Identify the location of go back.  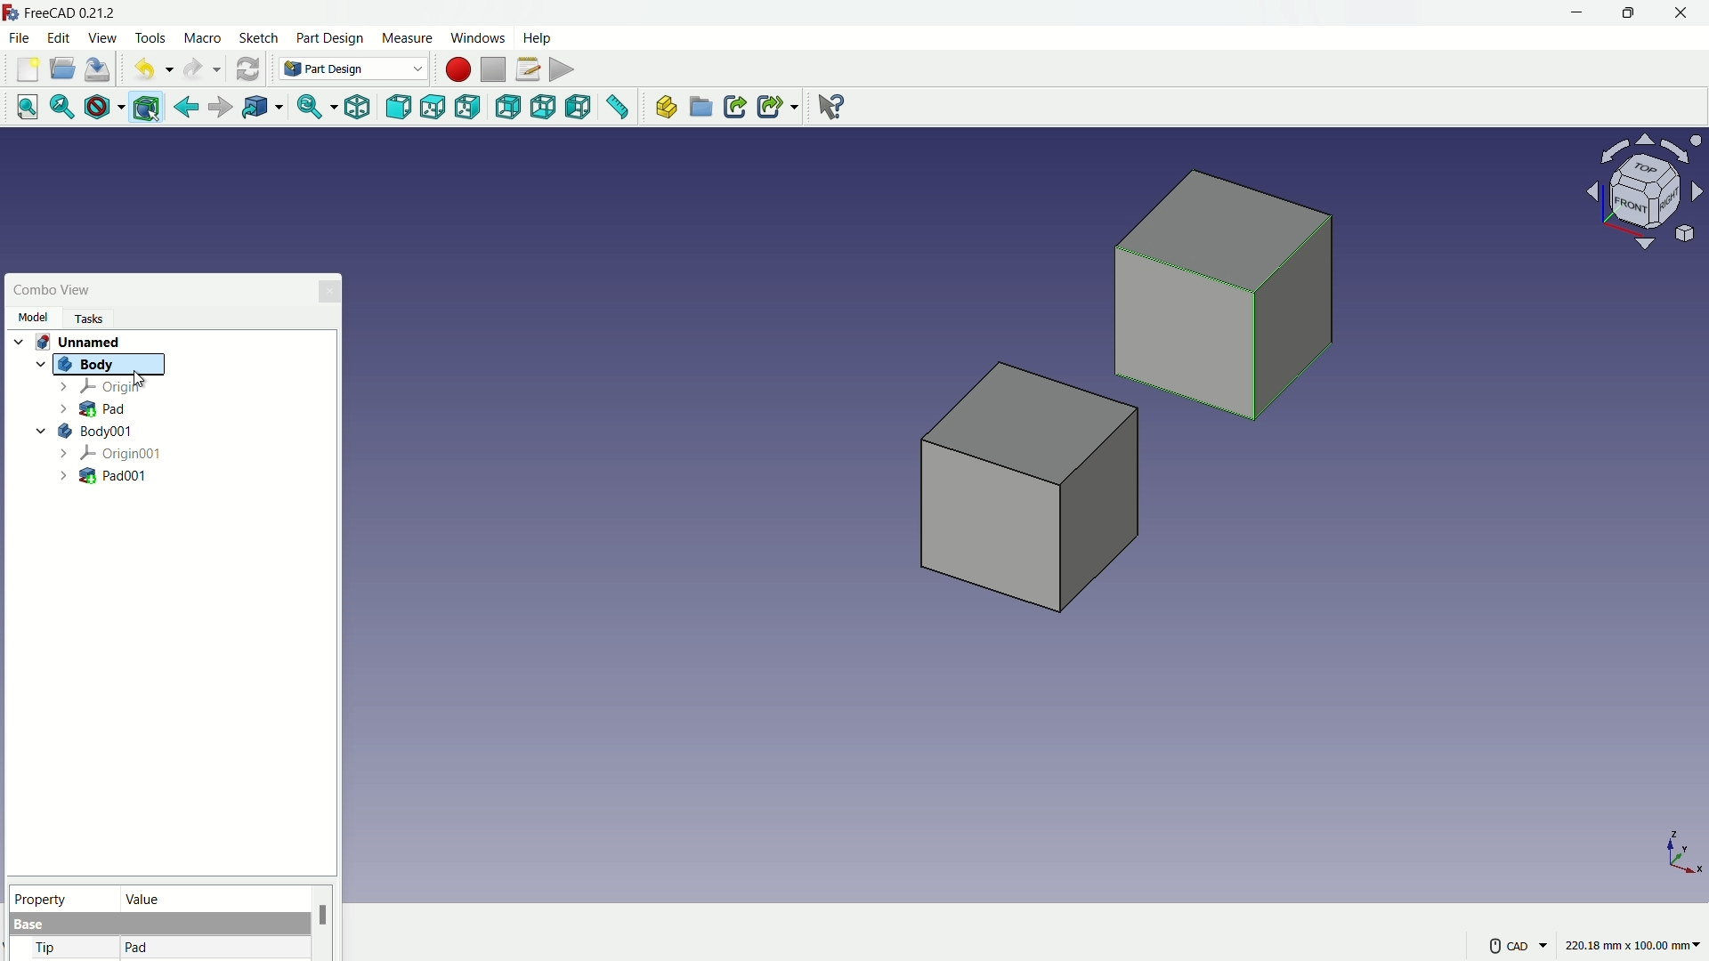
(187, 108).